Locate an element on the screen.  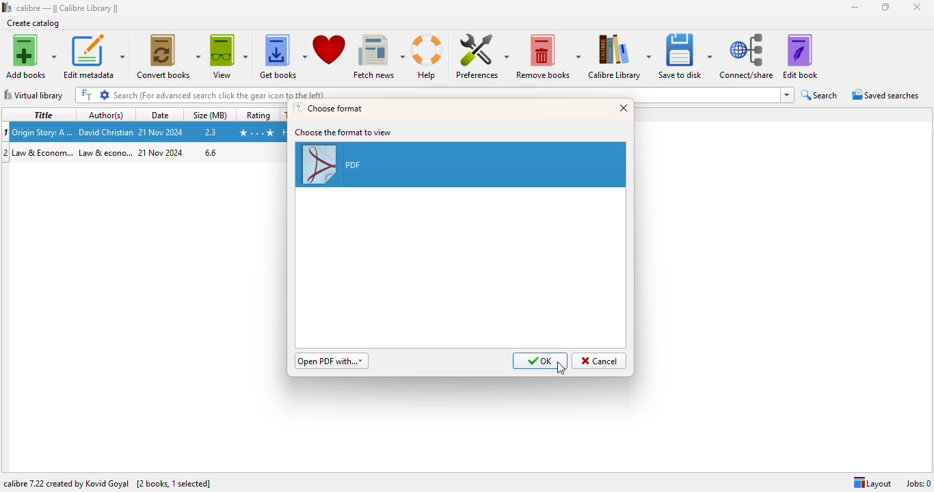
Layout is located at coordinates (872, 483).